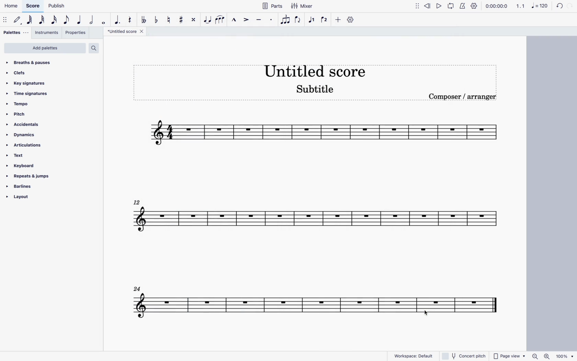  I want to click on volume, so click(428, 4).